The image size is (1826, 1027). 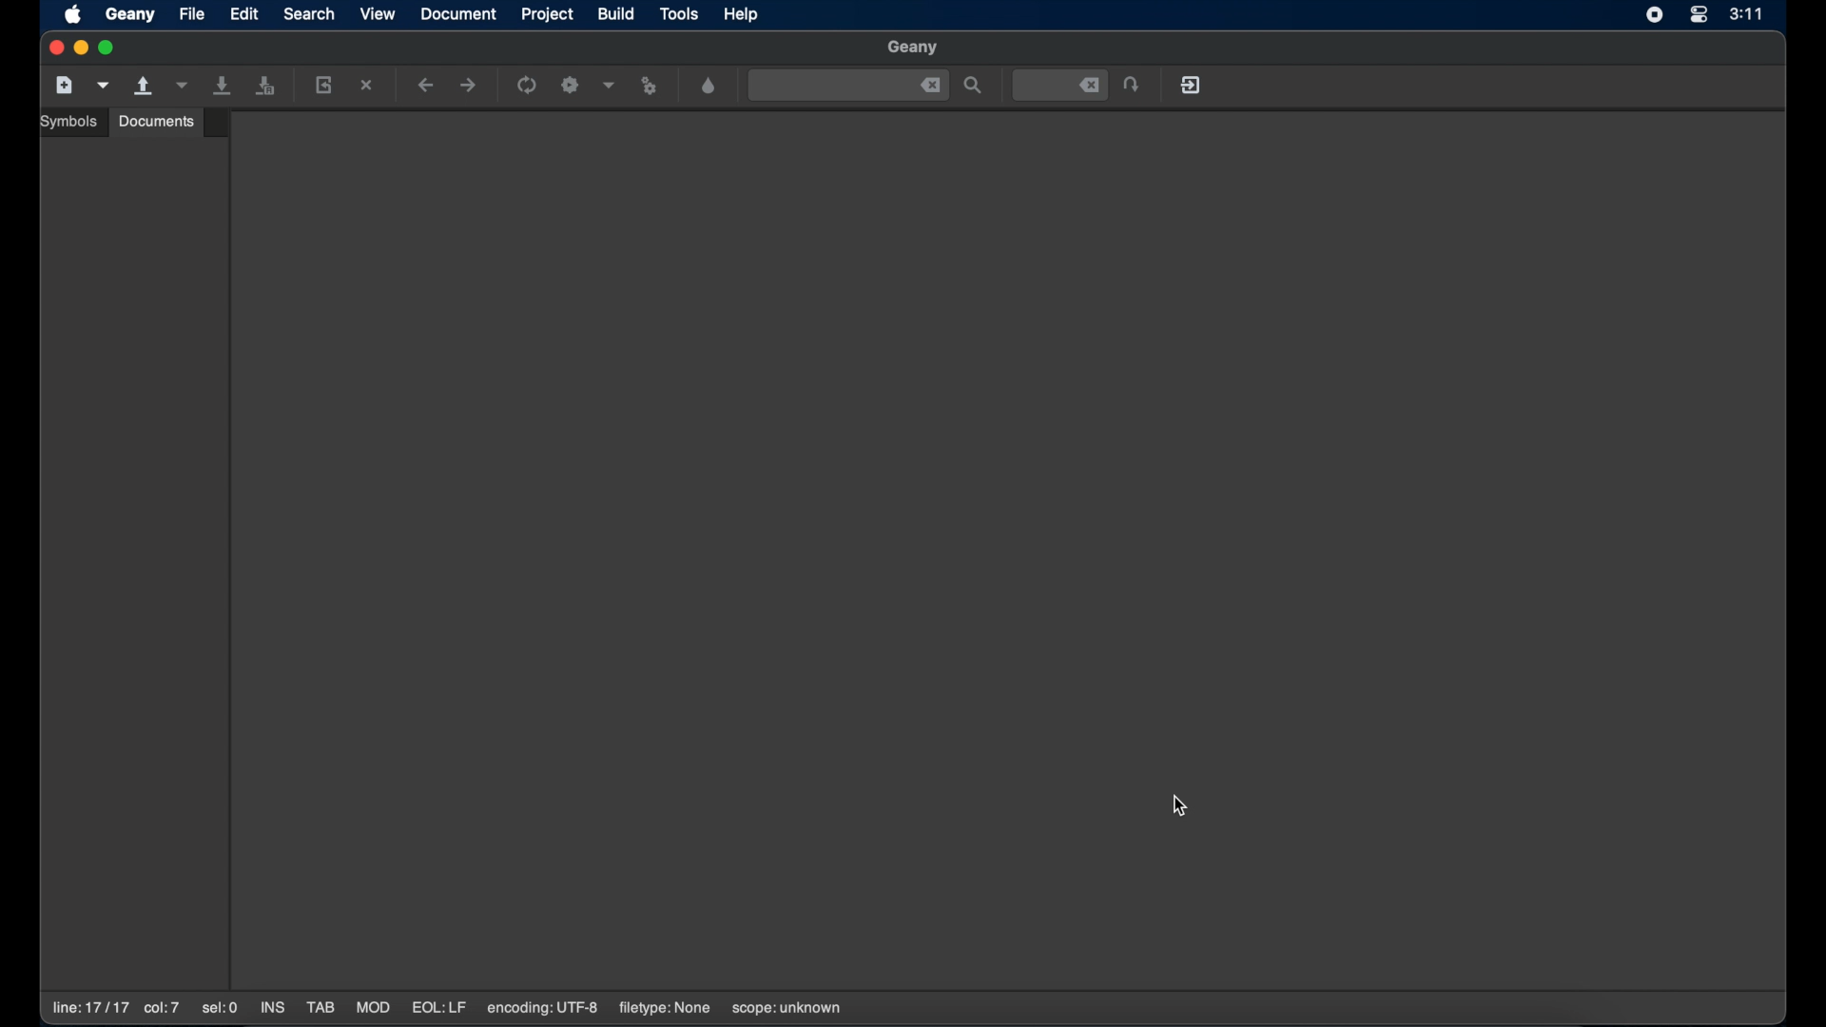 What do you see at coordinates (550, 14) in the screenshot?
I see `project` at bounding box center [550, 14].